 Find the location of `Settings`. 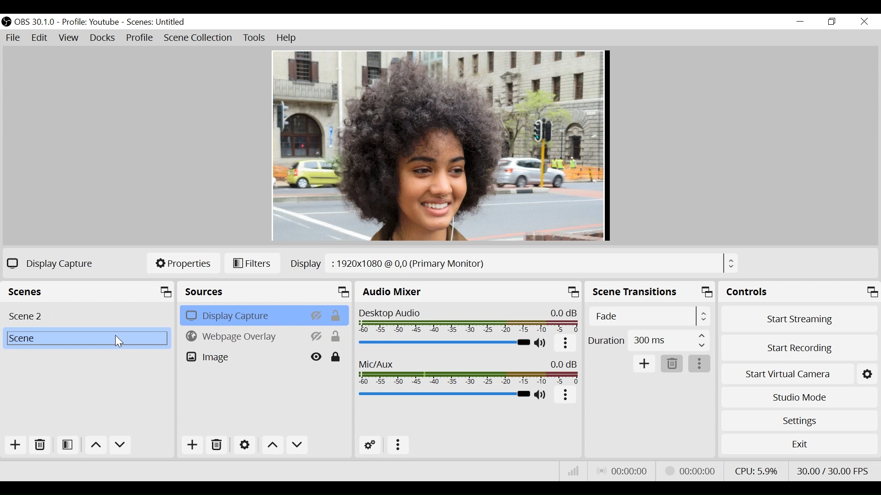

Settings is located at coordinates (867, 374).